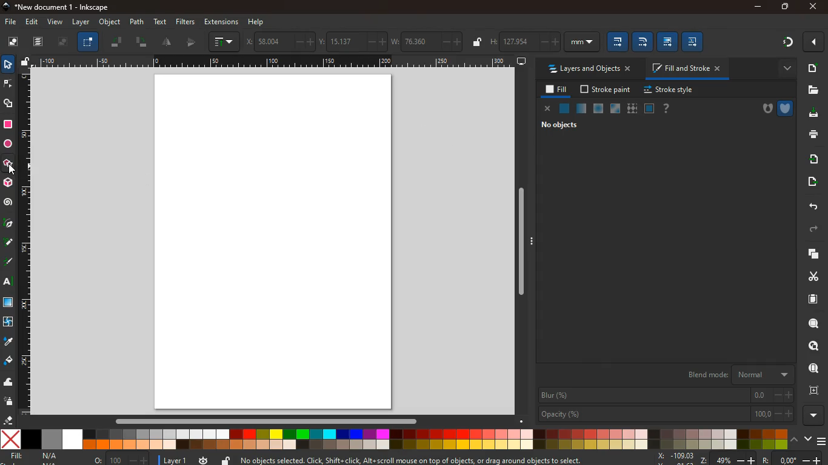 Image resolution: width=828 pixels, height=465 pixels. Describe the element at coordinates (478, 43) in the screenshot. I see `unlock` at that location.